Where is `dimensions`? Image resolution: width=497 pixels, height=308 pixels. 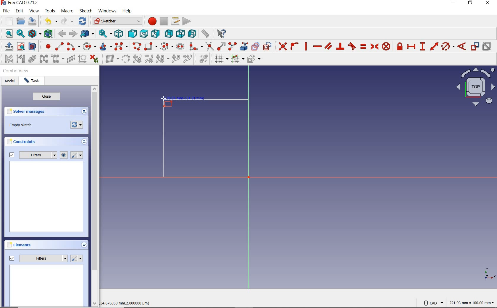 dimensions is located at coordinates (128, 302).